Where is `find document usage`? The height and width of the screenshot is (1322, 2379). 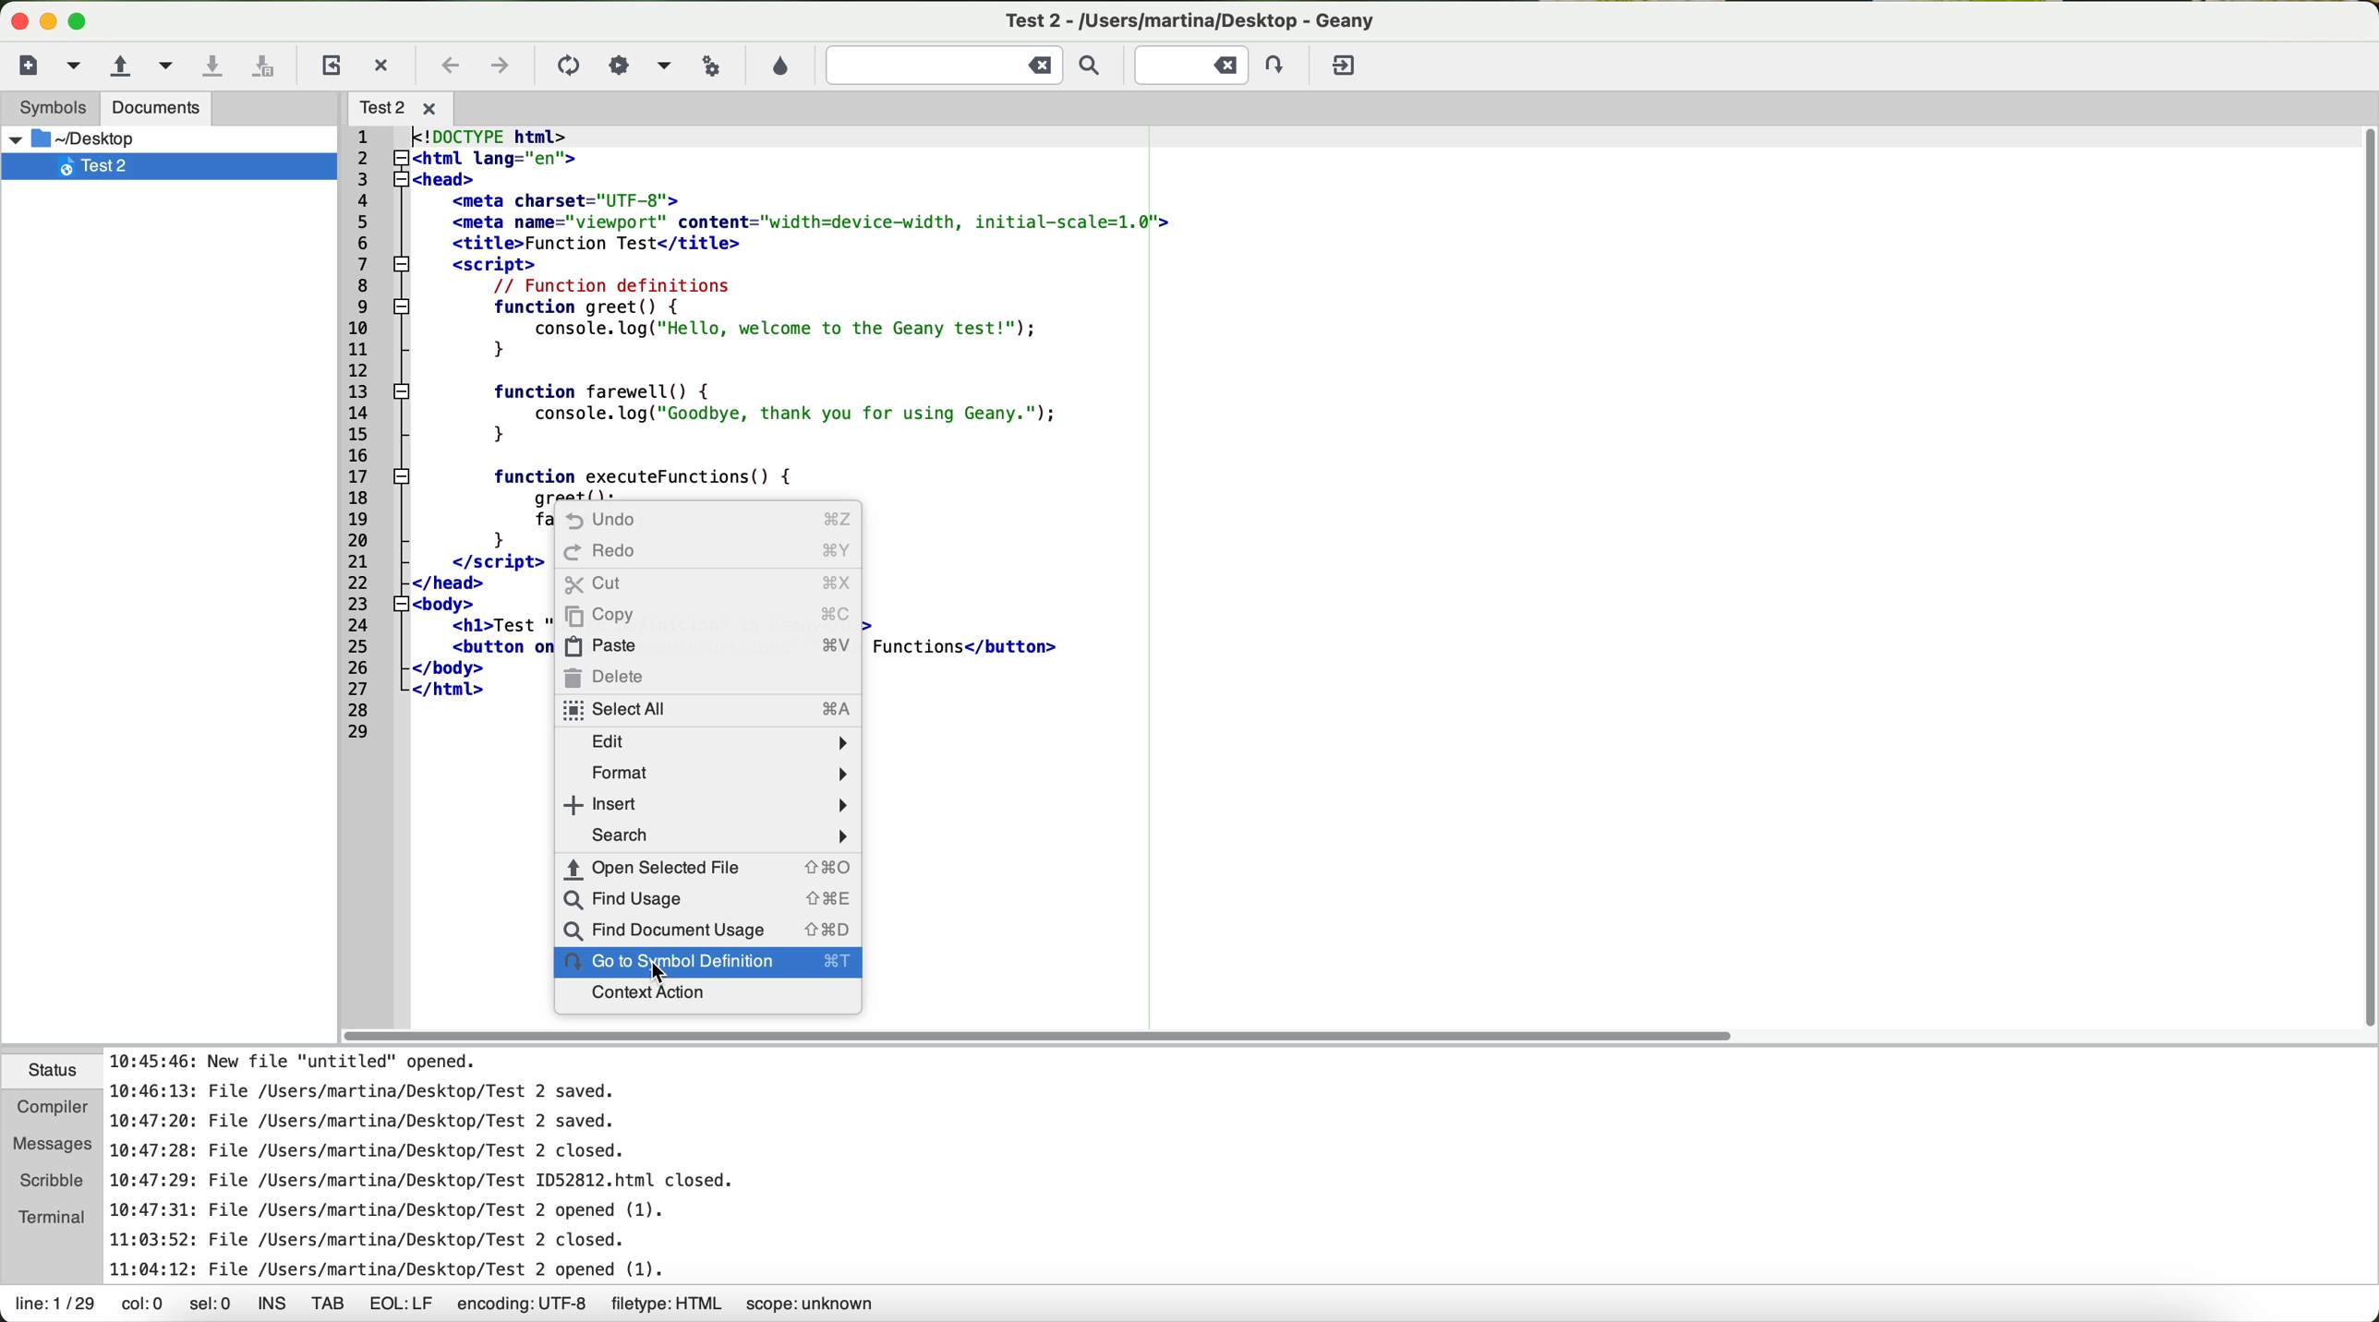
find document usage is located at coordinates (708, 929).